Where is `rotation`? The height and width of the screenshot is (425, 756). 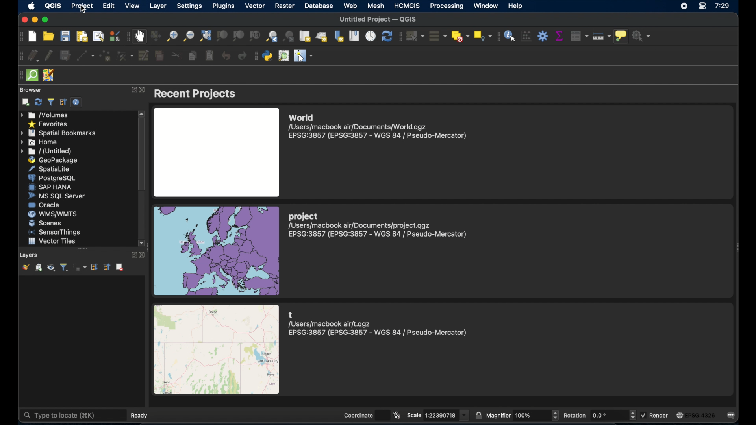 rotation is located at coordinates (576, 415).